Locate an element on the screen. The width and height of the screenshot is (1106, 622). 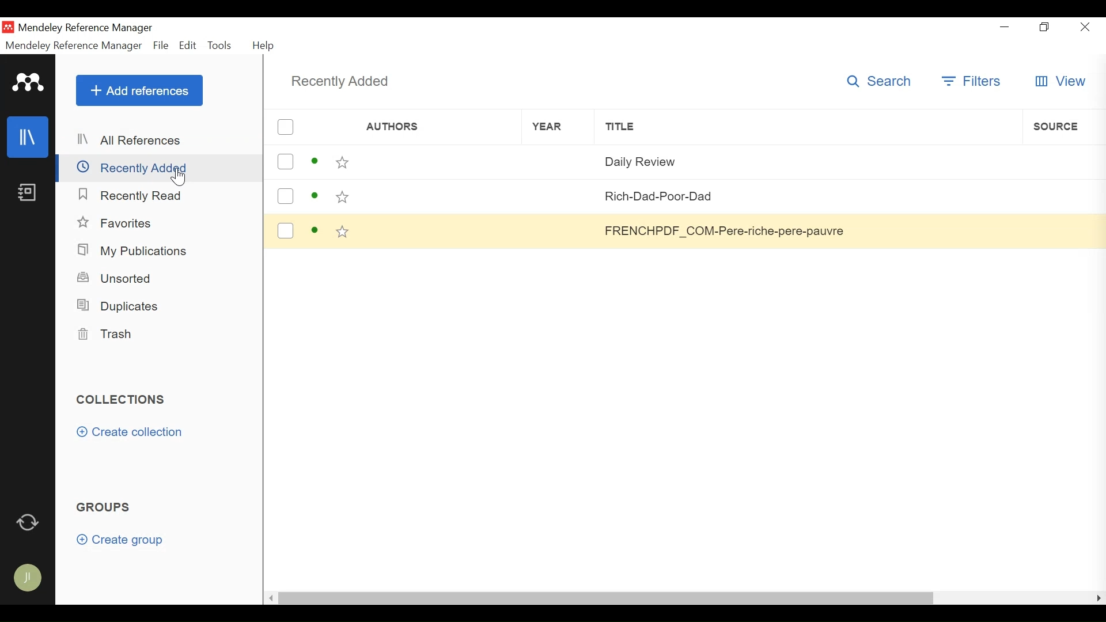
Mendeley Reference Manager is located at coordinates (90, 28).